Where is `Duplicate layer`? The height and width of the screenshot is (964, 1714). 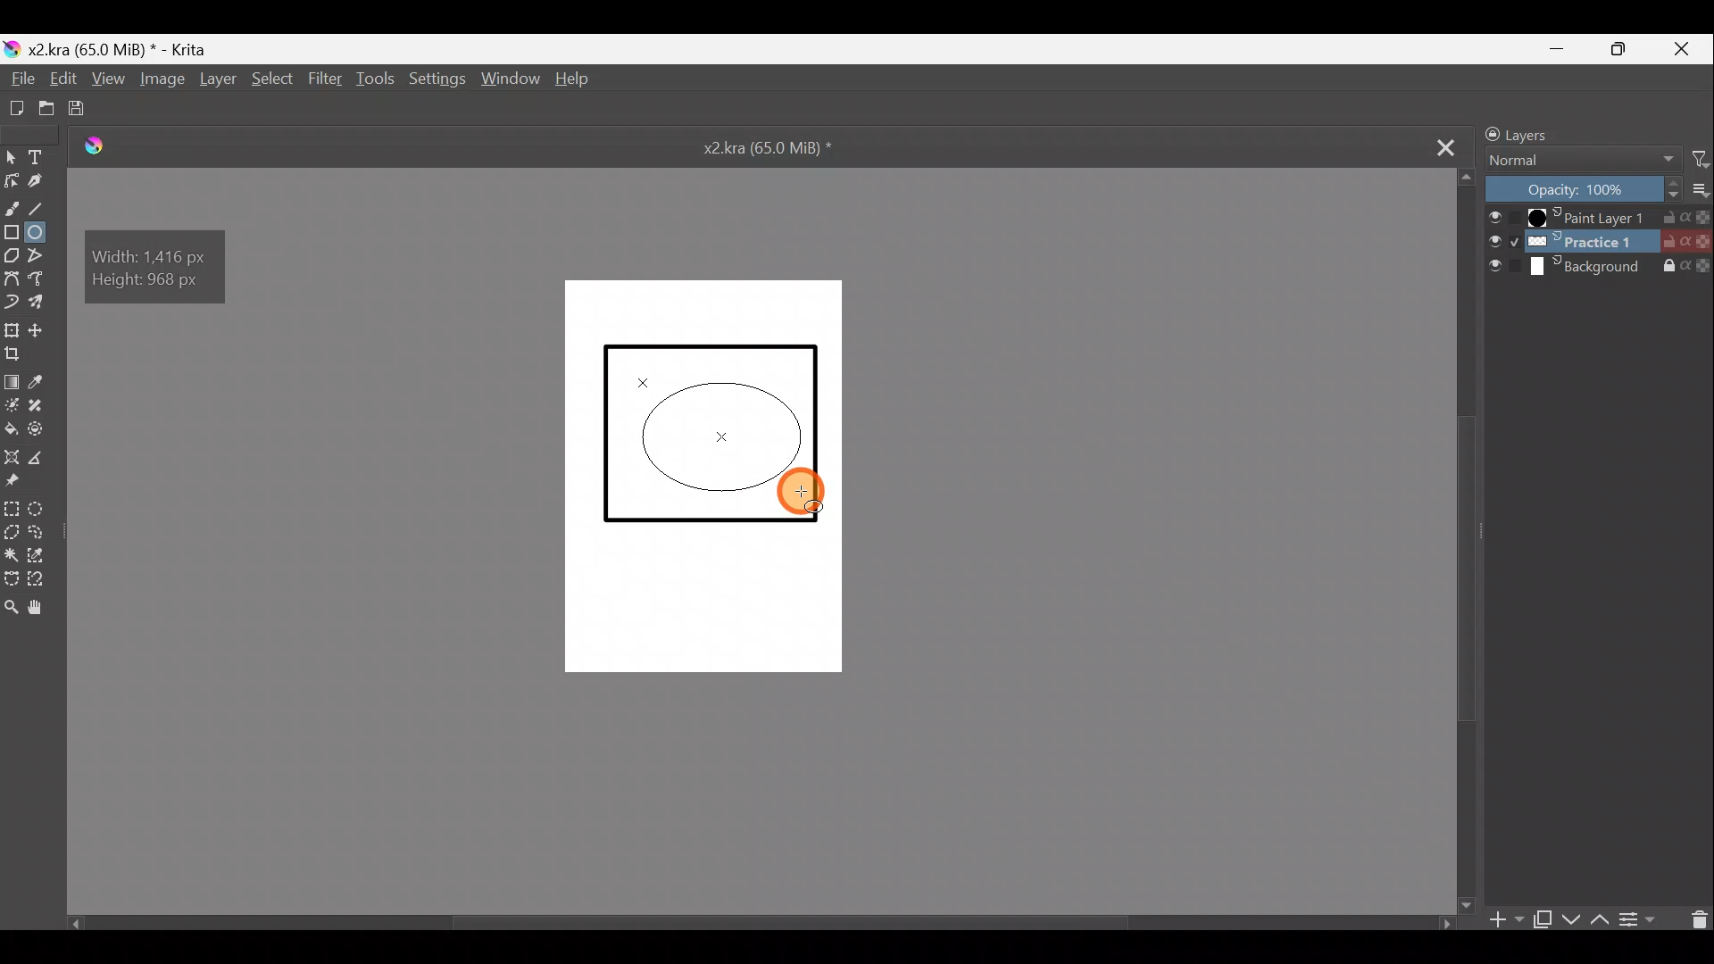
Duplicate layer is located at coordinates (1543, 917).